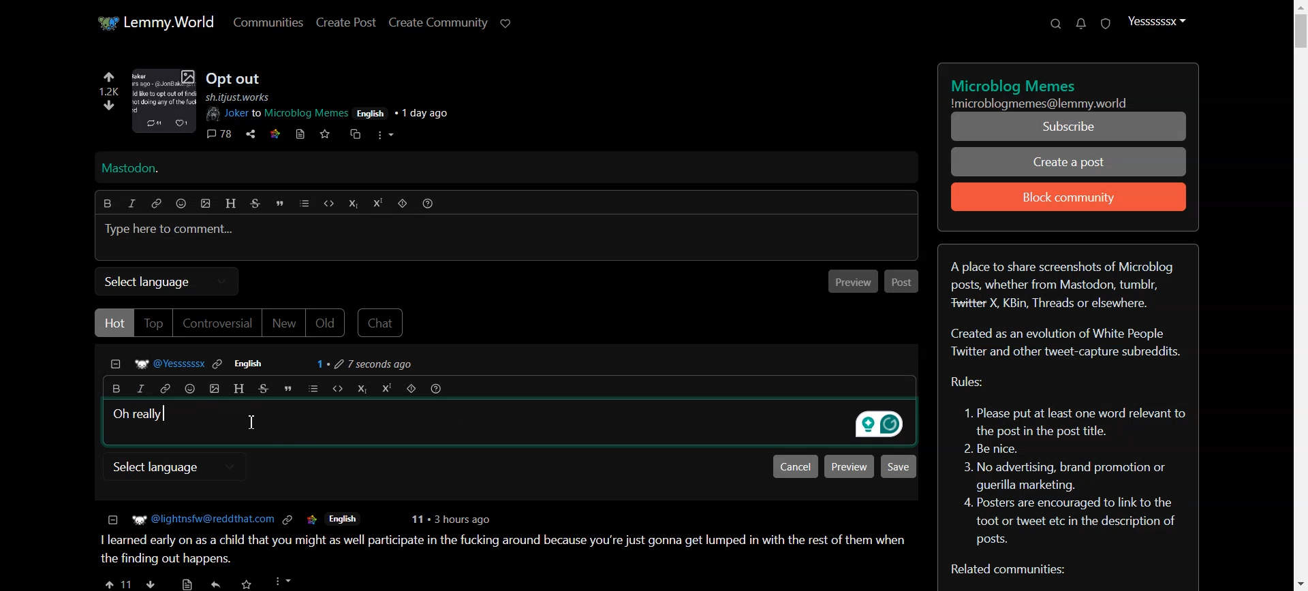  I want to click on title, so click(1040, 84).